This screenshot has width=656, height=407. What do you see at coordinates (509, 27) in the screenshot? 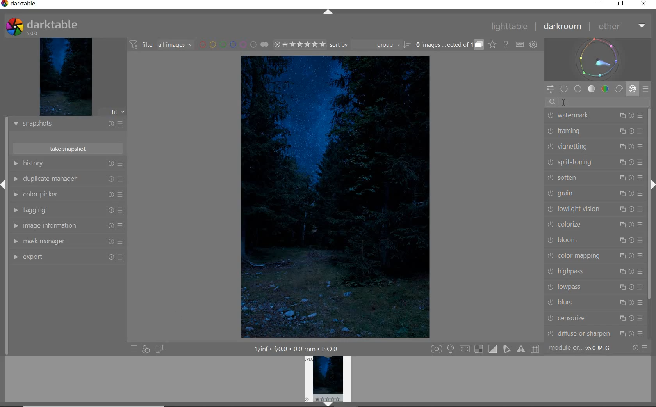
I see `LIGHTTABLE` at bounding box center [509, 27].